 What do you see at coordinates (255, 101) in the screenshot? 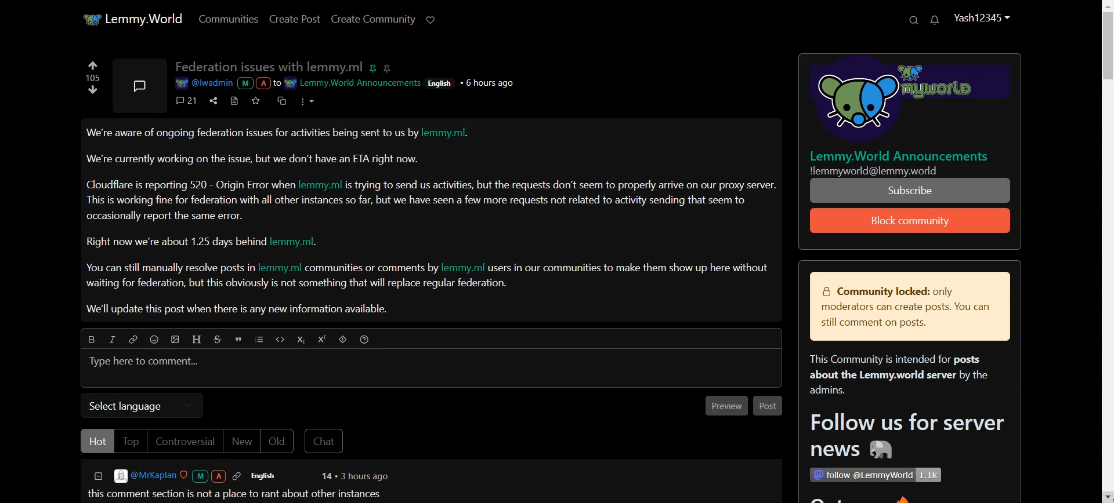
I see `Save` at bounding box center [255, 101].